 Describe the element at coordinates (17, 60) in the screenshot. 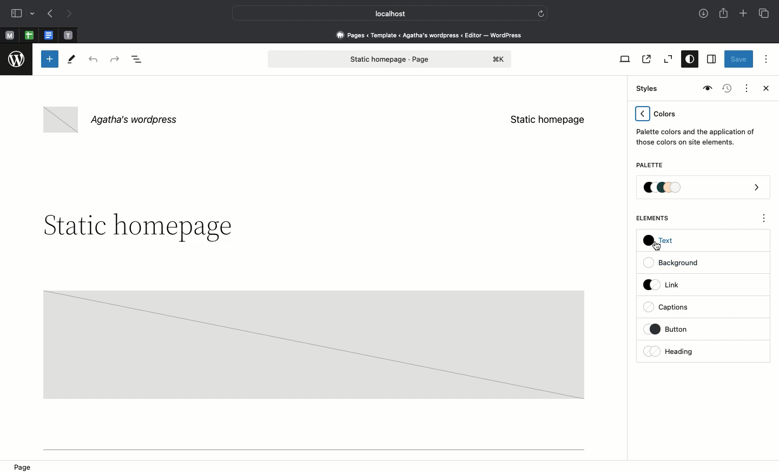

I see `wordpress` at that location.